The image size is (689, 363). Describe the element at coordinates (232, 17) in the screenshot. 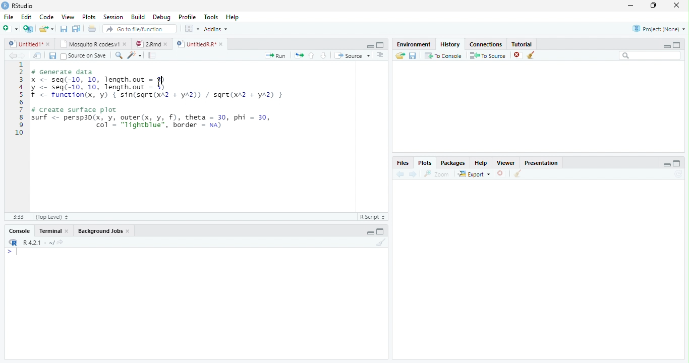

I see `Help` at that location.